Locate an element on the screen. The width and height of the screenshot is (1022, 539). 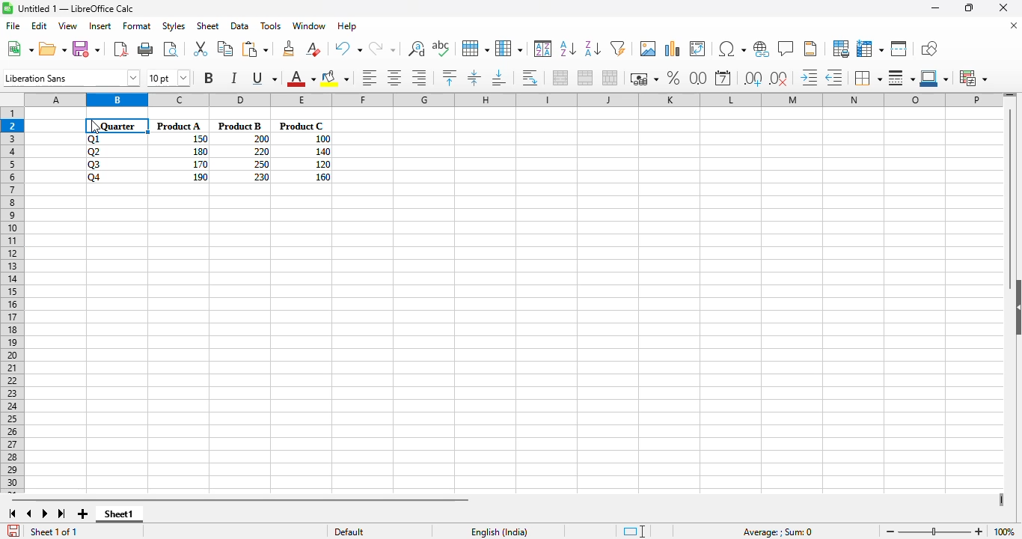
clear direct formatting is located at coordinates (313, 49).